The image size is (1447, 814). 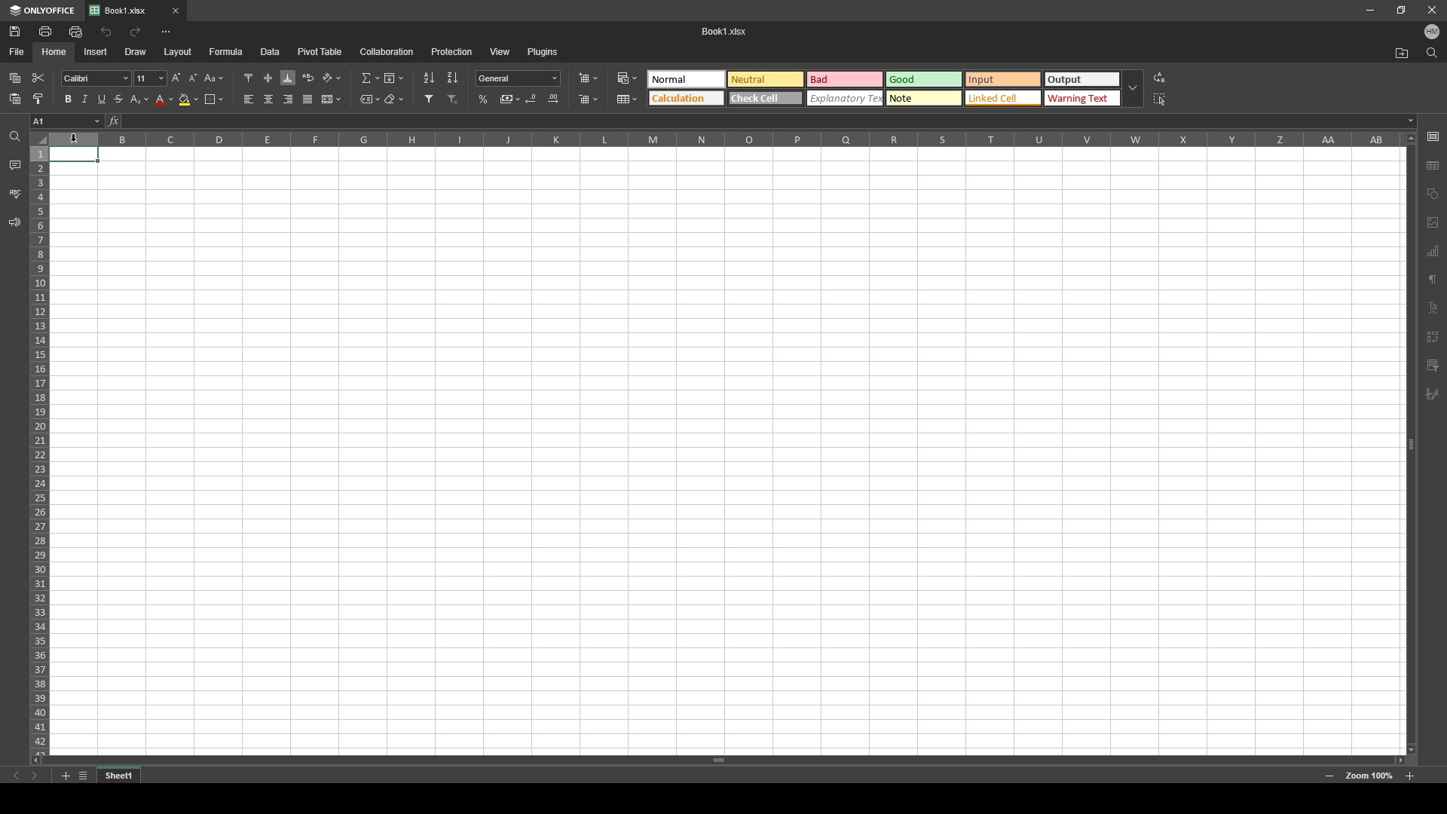 I want to click on view, so click(x=500, y=51).